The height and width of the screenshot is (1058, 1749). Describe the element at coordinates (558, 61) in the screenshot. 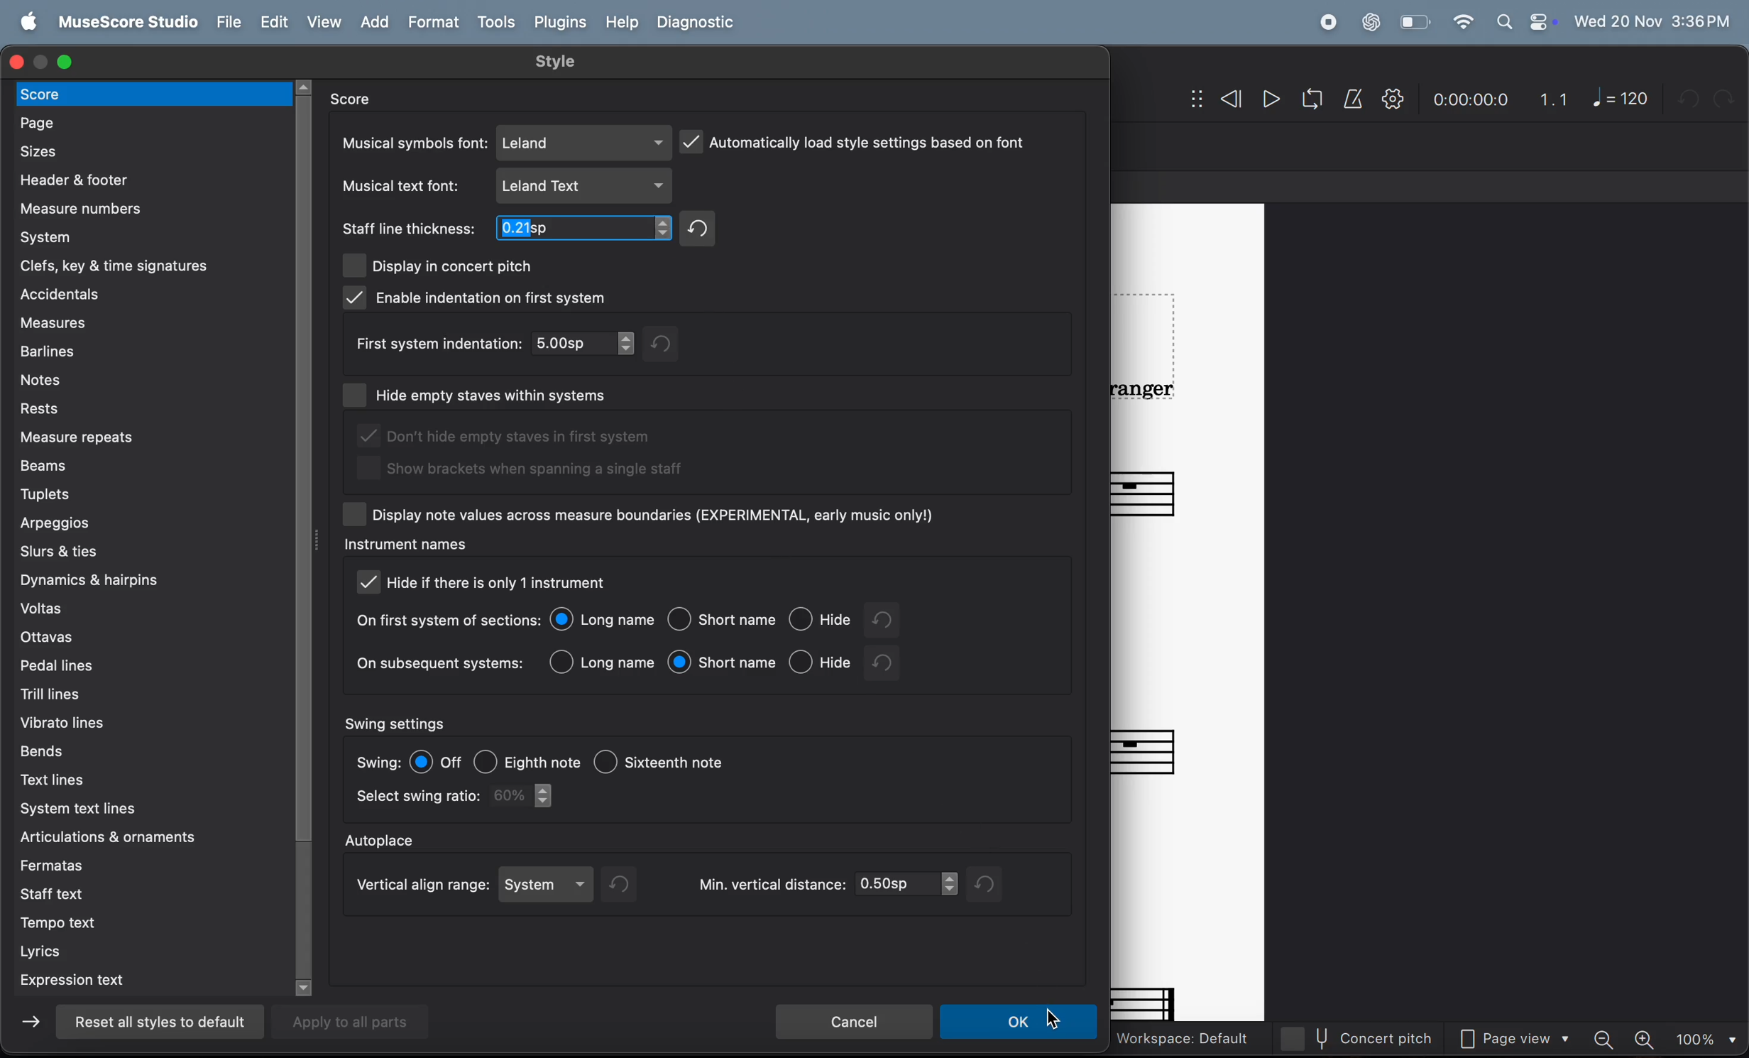

I see `style` at that location.